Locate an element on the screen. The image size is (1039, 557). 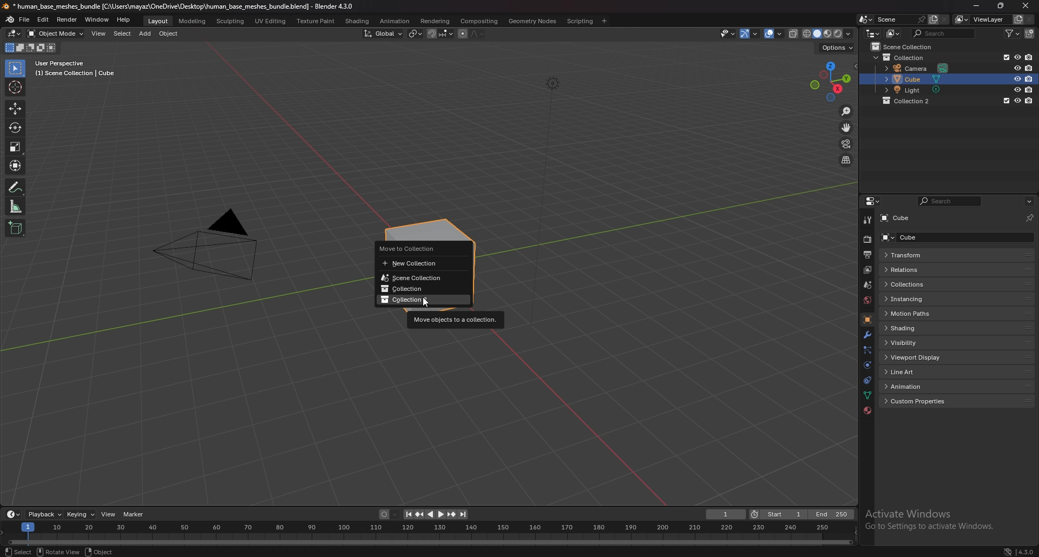
object is located at coordinates (98, 551).